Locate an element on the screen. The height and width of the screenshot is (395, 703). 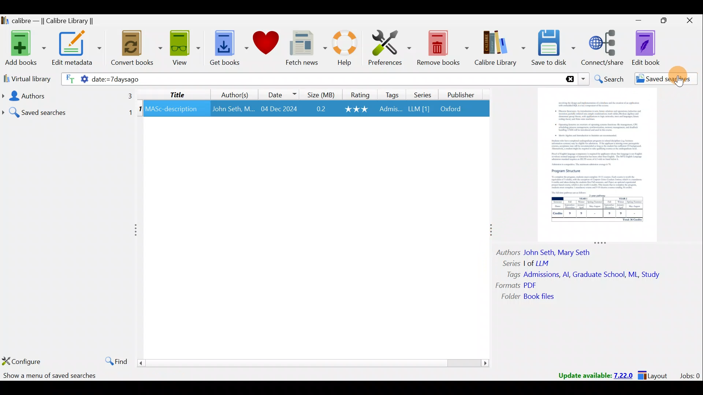
Find is located at coordinates (114, 360).